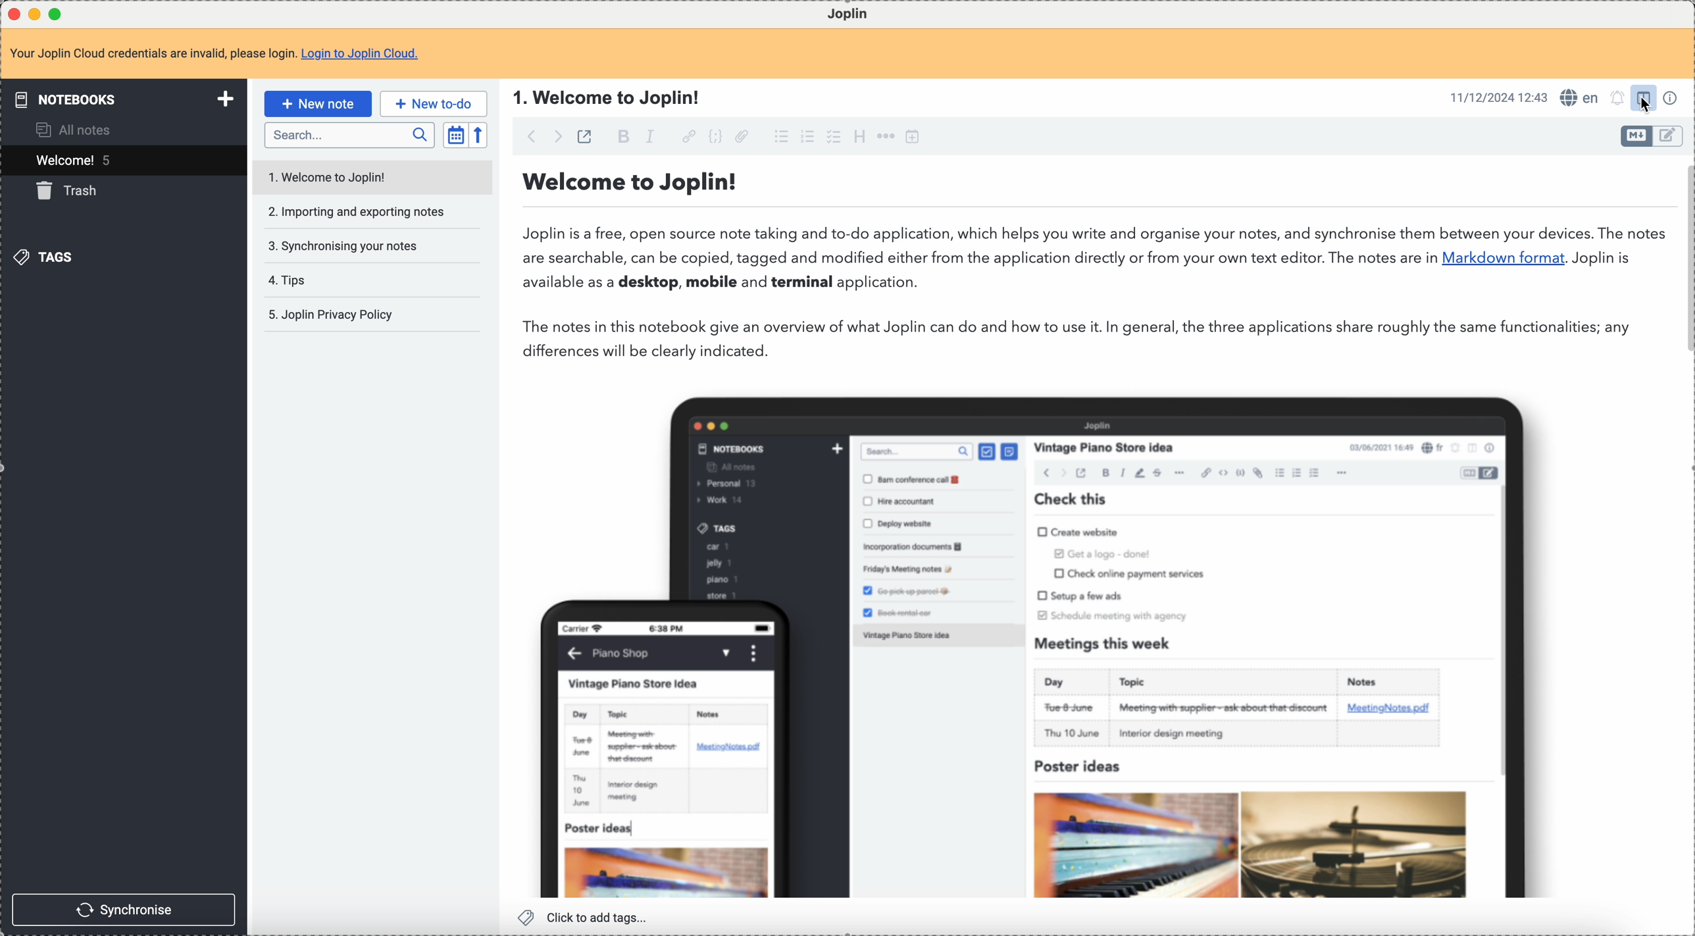 The width and height of the screenshot is (1695, 936). Describe the element at coordinates (526, 137) in the screenshot. I see `back` at that location.